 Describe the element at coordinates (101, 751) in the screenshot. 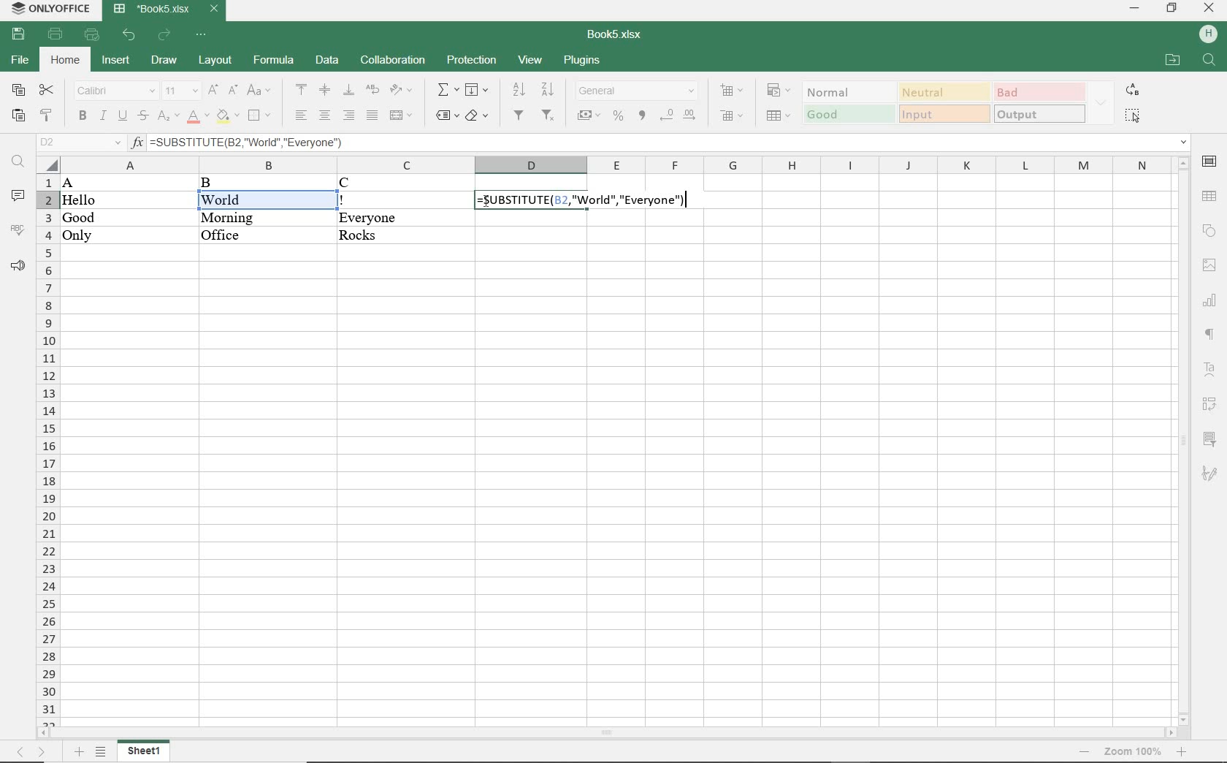

I see `list sheets` at that location.